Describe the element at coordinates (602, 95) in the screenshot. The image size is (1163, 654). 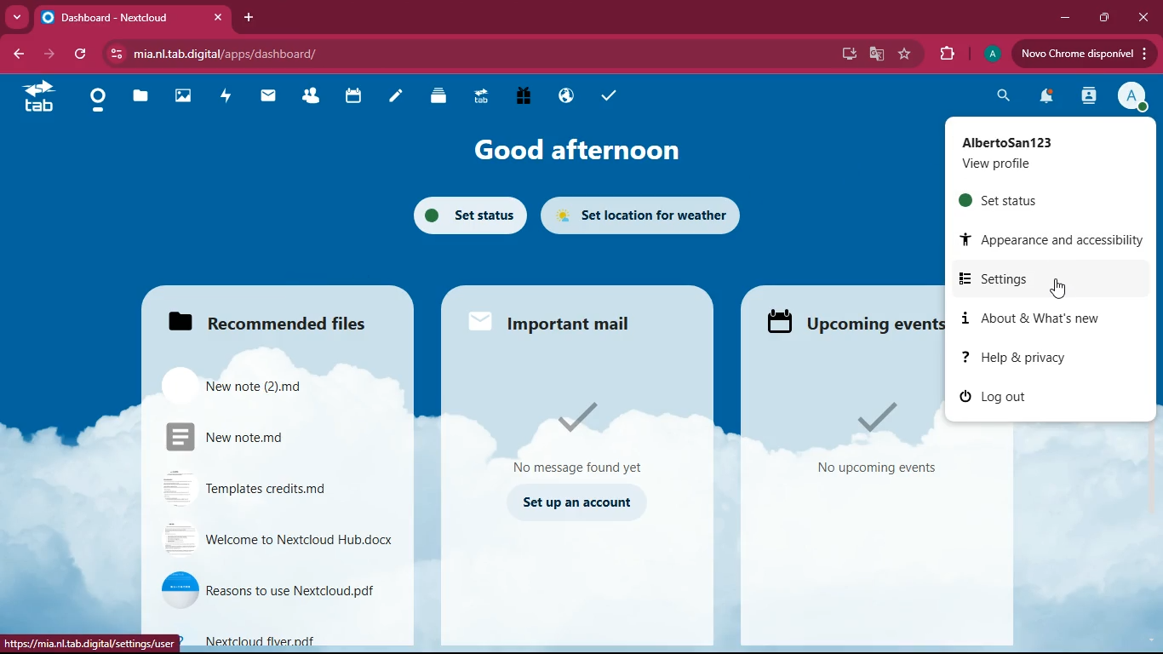
I see `tasks` at that location.